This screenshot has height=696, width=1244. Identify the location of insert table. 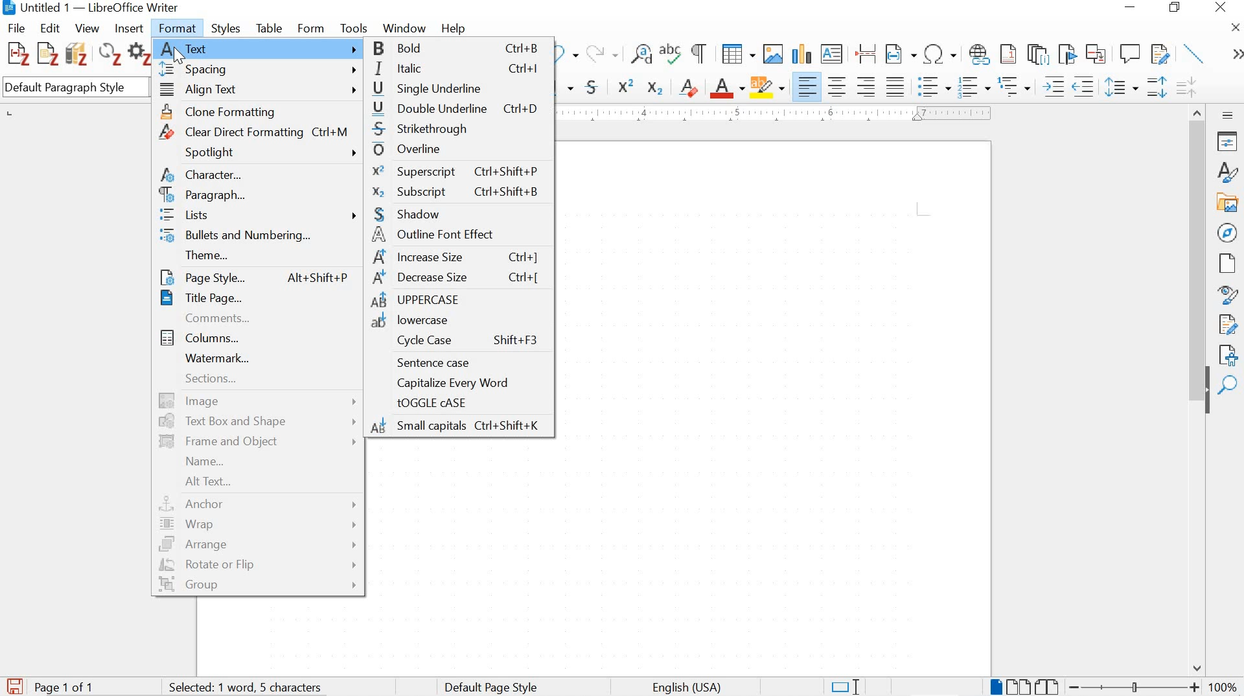
(738, 54).